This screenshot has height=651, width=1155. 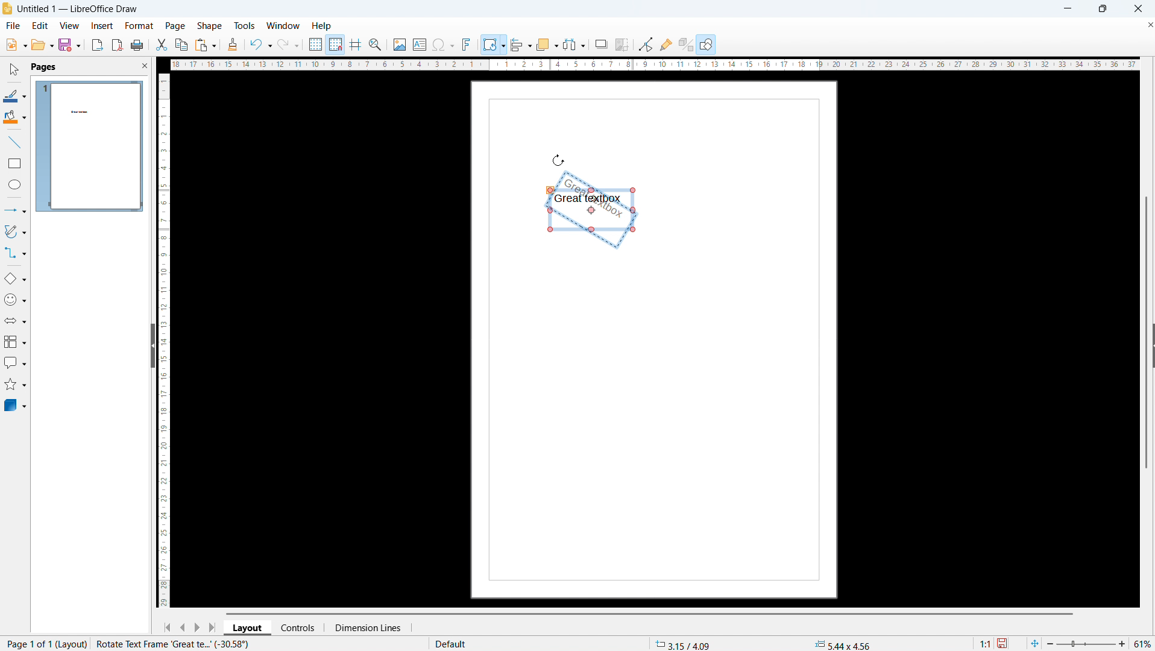 What do you see at coordinates (601, 44) in the screenshot?
I see `shadow` at bounding box center [601, 44].